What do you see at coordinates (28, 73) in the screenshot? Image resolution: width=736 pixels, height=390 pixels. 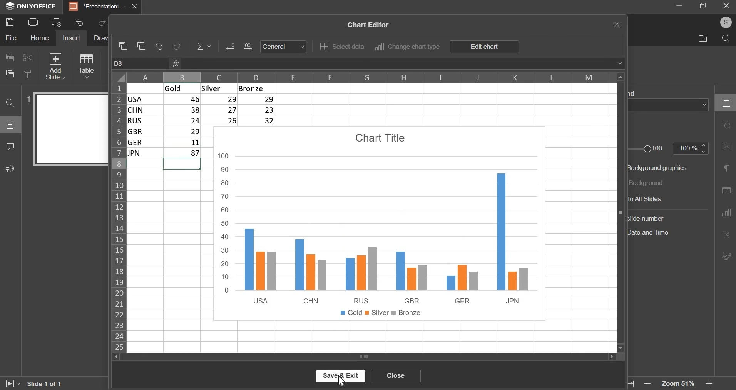 I see `copy style` at bounding box center [28, 73].